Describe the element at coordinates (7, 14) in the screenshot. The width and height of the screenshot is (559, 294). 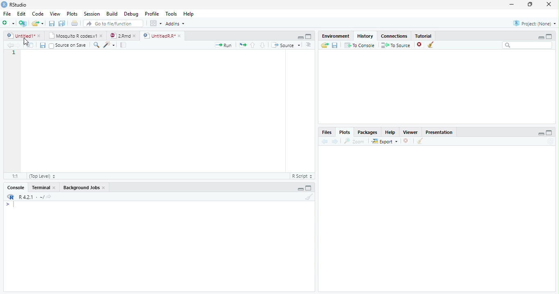
I see `File` at that location.